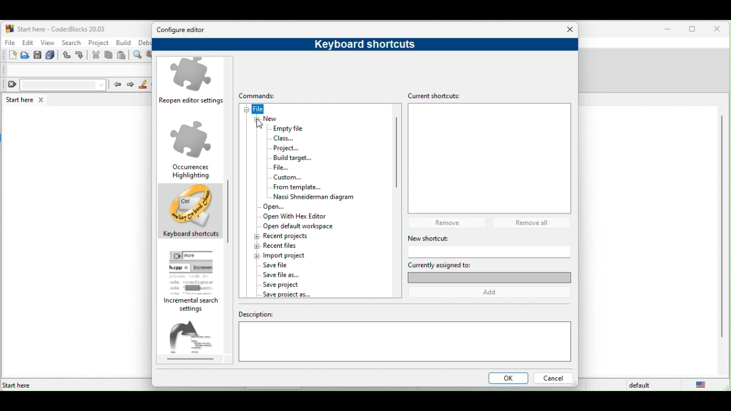  Describe the element at coordinates (139, 55) in the screenshot. I see `find ` at that location.